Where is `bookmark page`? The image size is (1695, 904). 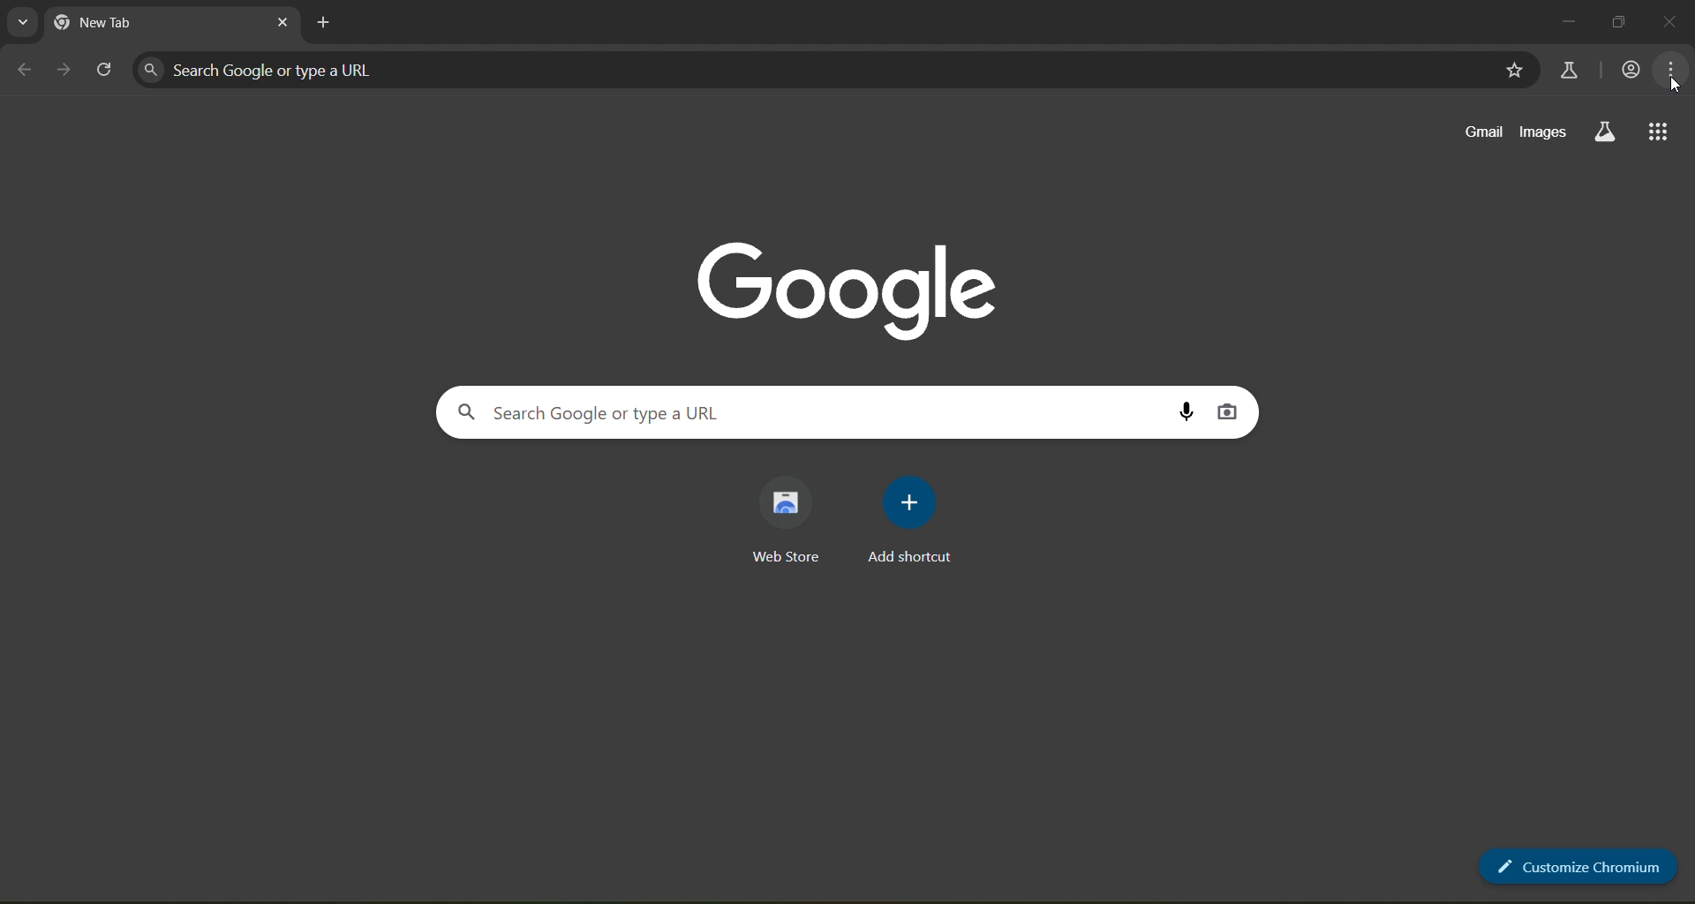 bookmark page is located at coordinates (1514, 72).